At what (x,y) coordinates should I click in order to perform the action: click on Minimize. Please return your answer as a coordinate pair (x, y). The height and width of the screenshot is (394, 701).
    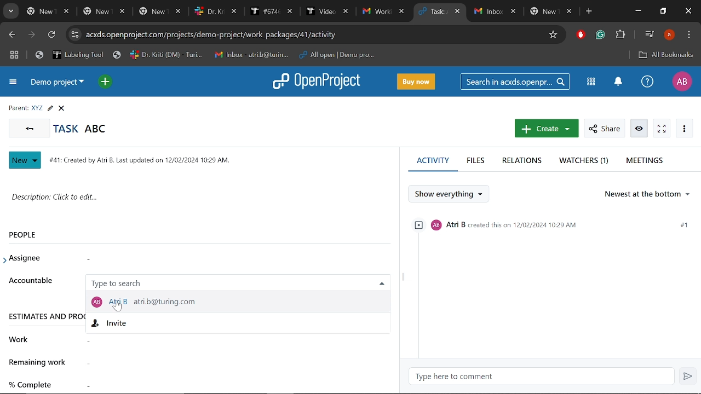
    Looking at the image, I should click on (638, 12).